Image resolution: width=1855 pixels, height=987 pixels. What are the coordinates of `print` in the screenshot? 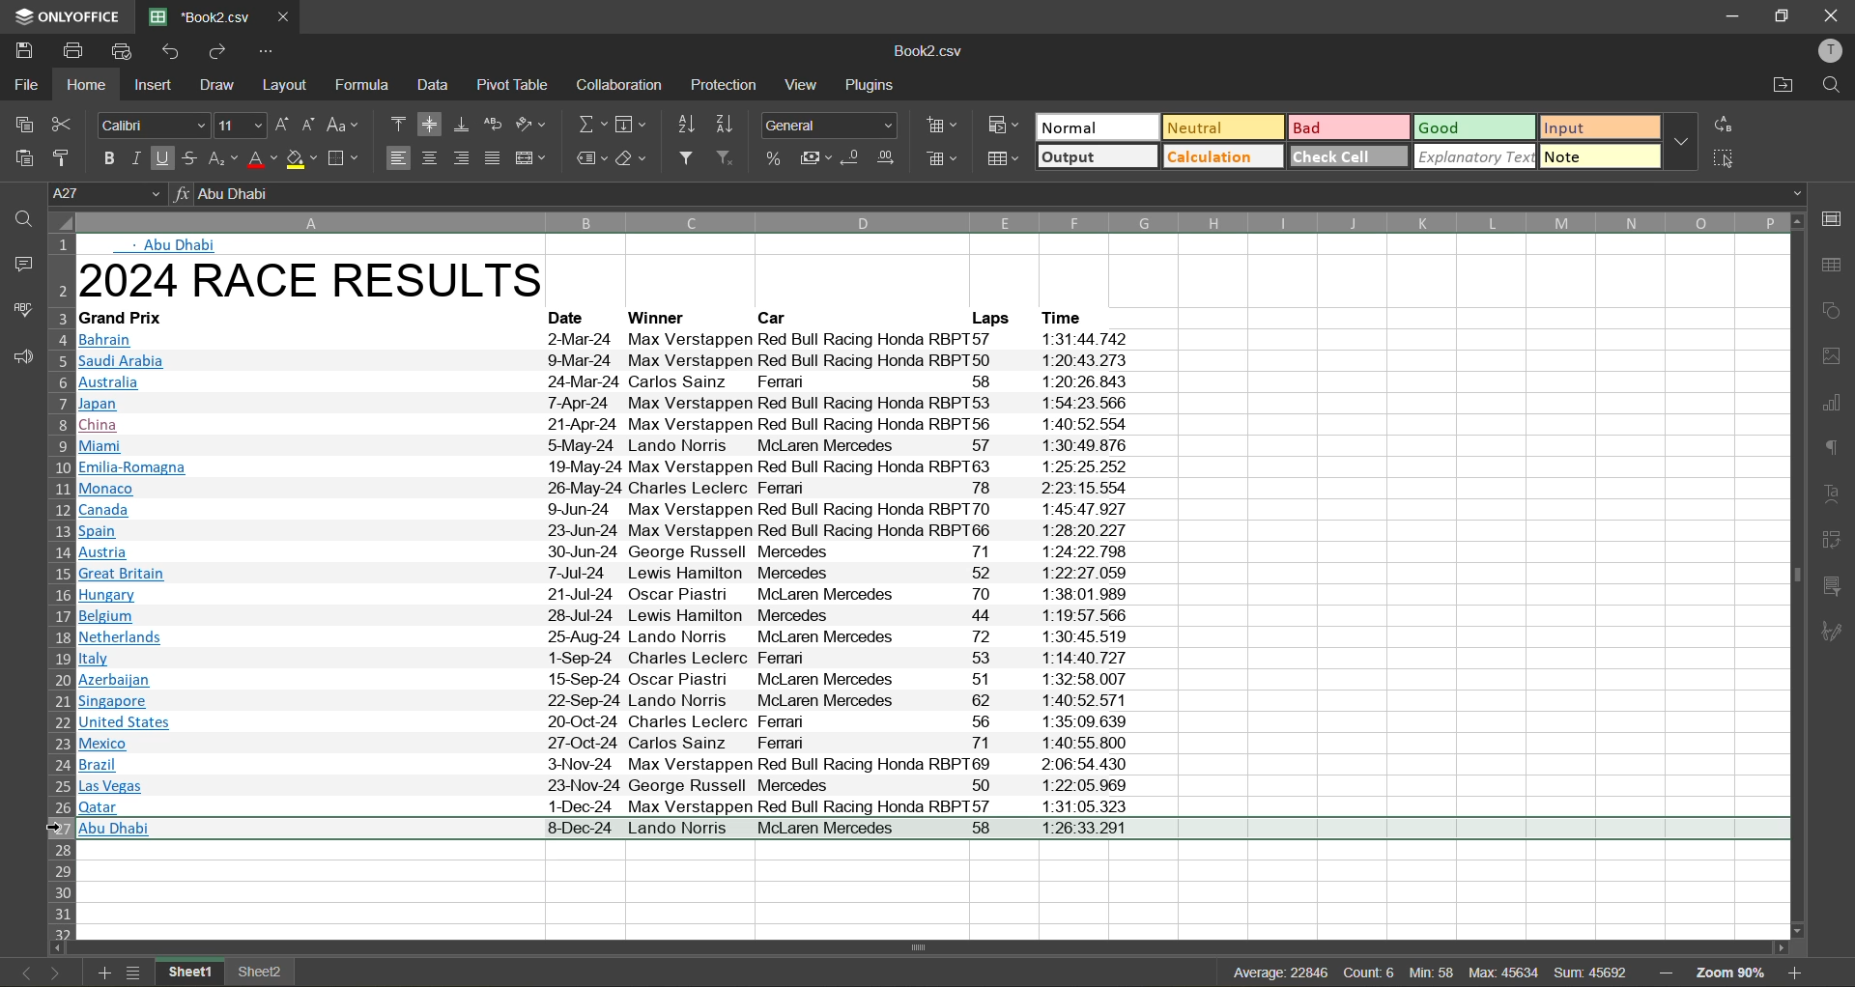 It's located at (72, 49).